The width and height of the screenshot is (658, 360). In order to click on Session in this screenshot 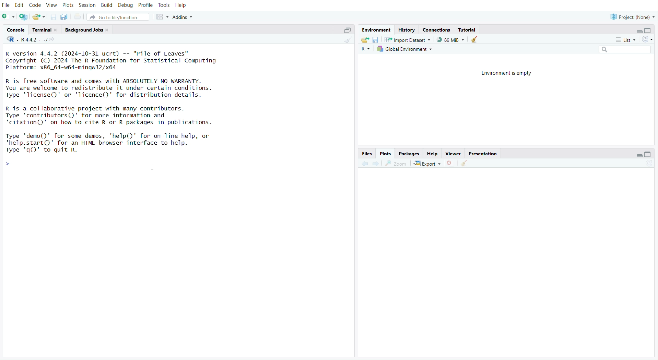, I will do `click(86, 5)`.